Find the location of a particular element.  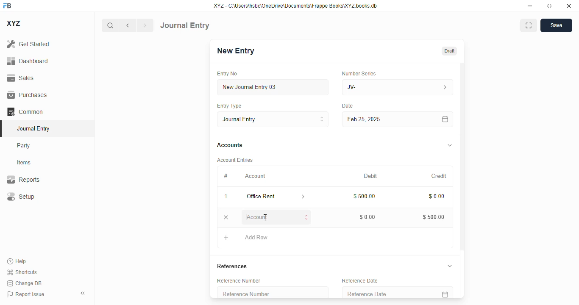

XYZ - C:\Users\hsbc\OneDrive\Documents\Frappe Books\XYZ books.db is located at coordinates (295, 6).